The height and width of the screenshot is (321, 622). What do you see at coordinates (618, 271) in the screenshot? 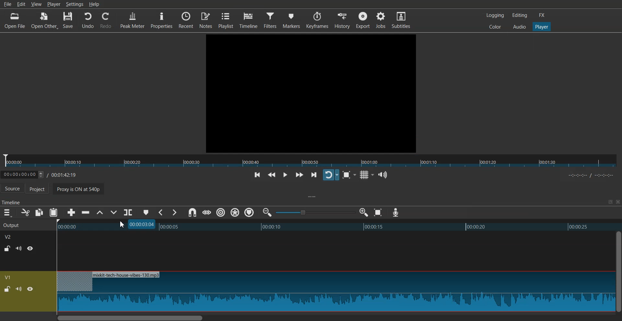
I see `Vertical Scroll bar` at bounding box center [618, 271].